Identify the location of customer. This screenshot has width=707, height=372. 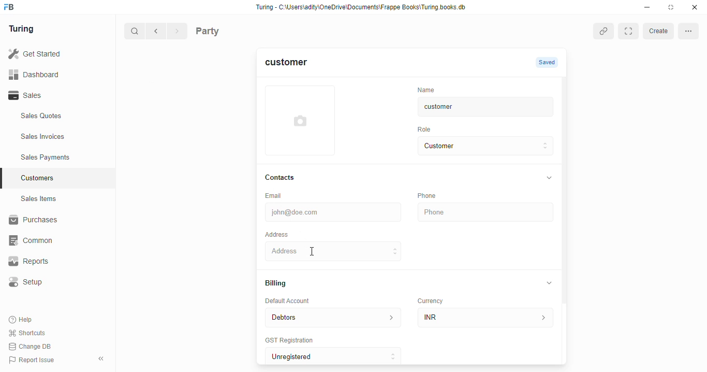
(474, 108).